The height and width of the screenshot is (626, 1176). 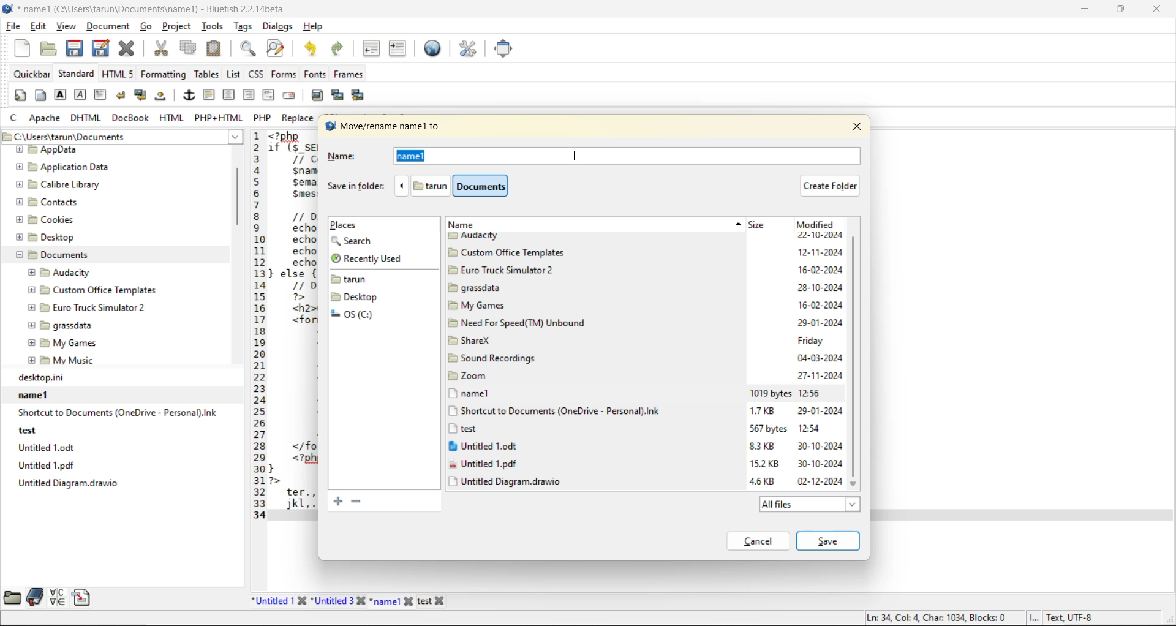 What do you see at coordinates (118, 75) in the screenshot?
I see `html5` at bounding box center [118, 75].